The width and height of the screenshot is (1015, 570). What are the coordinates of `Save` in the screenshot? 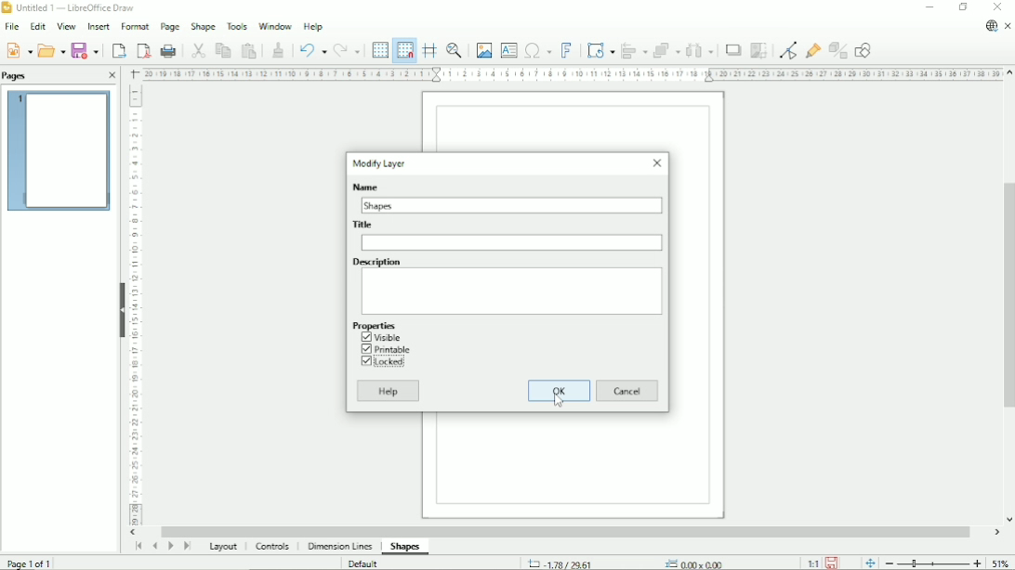 It's located at (86, 50).